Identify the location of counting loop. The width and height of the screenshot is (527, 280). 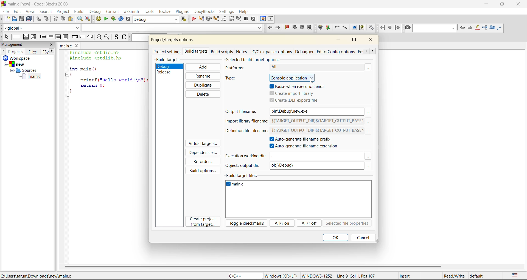
(58, 37).